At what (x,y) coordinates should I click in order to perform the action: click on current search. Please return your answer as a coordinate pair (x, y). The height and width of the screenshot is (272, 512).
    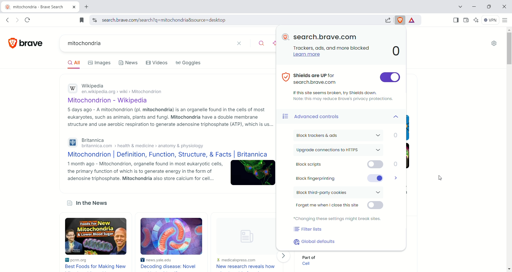
    Looking at the image, I should click on (146, 43).